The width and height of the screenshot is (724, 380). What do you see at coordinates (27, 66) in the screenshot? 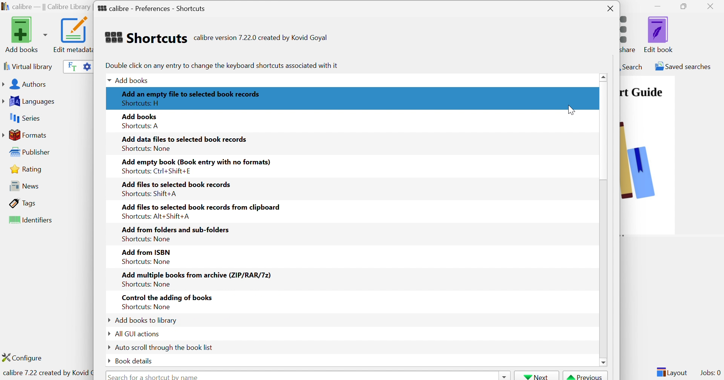
I see `Virtual library` at bounding box center [27, 66].